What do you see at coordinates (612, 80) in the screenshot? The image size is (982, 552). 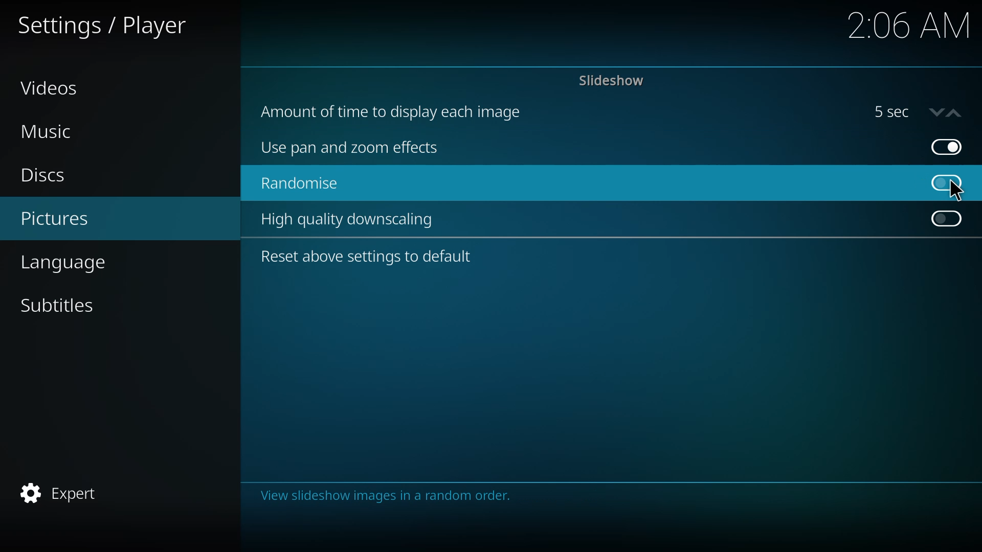 I see `slideshow` at bounding box center [612, 80].